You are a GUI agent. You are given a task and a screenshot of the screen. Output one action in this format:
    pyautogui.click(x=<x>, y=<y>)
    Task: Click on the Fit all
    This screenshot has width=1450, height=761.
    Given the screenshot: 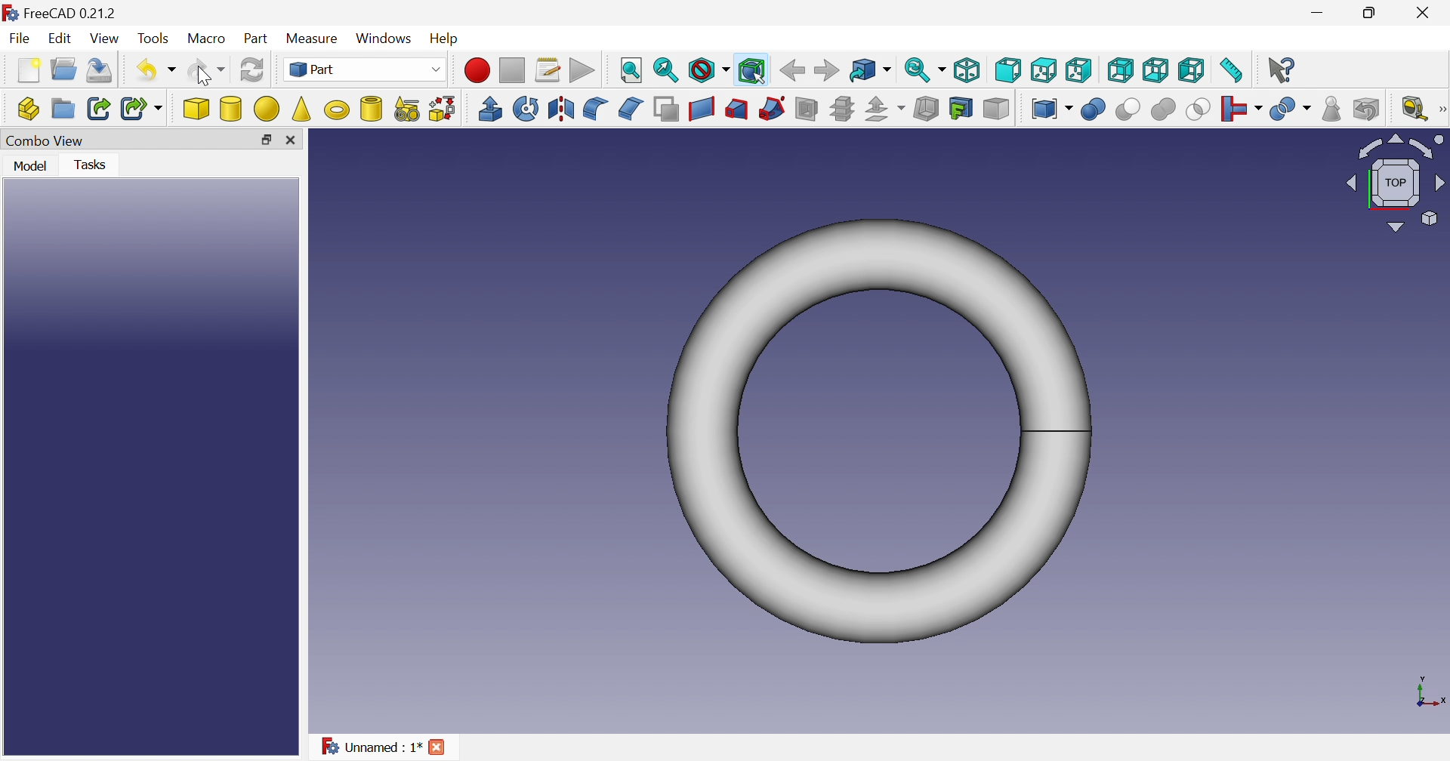 What is the action you would take?
    pyautogui.click(x=628, y=71)
    